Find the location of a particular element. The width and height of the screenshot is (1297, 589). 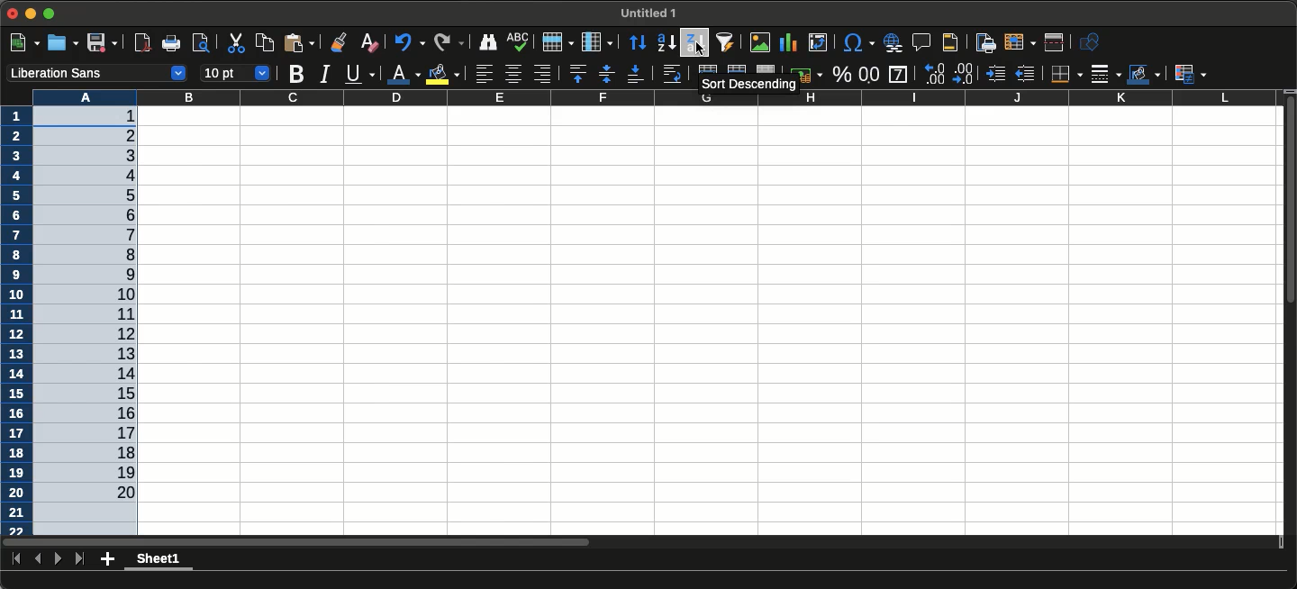

19 is located at coordinates (125, 471).